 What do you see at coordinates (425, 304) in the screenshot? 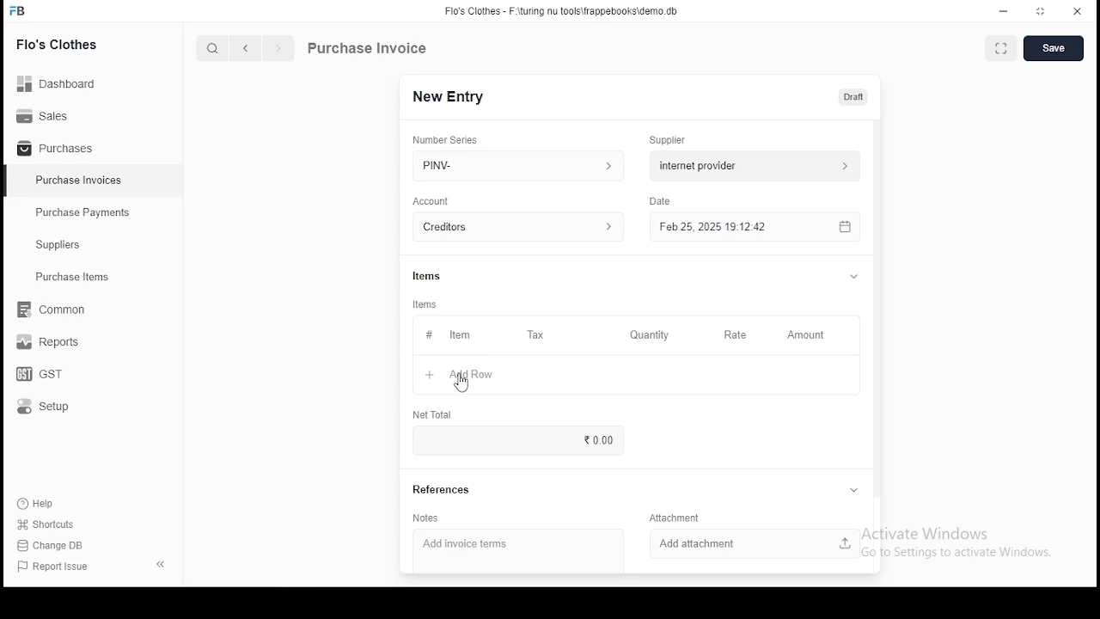
I see `Items` at bounding box center [425, 304].